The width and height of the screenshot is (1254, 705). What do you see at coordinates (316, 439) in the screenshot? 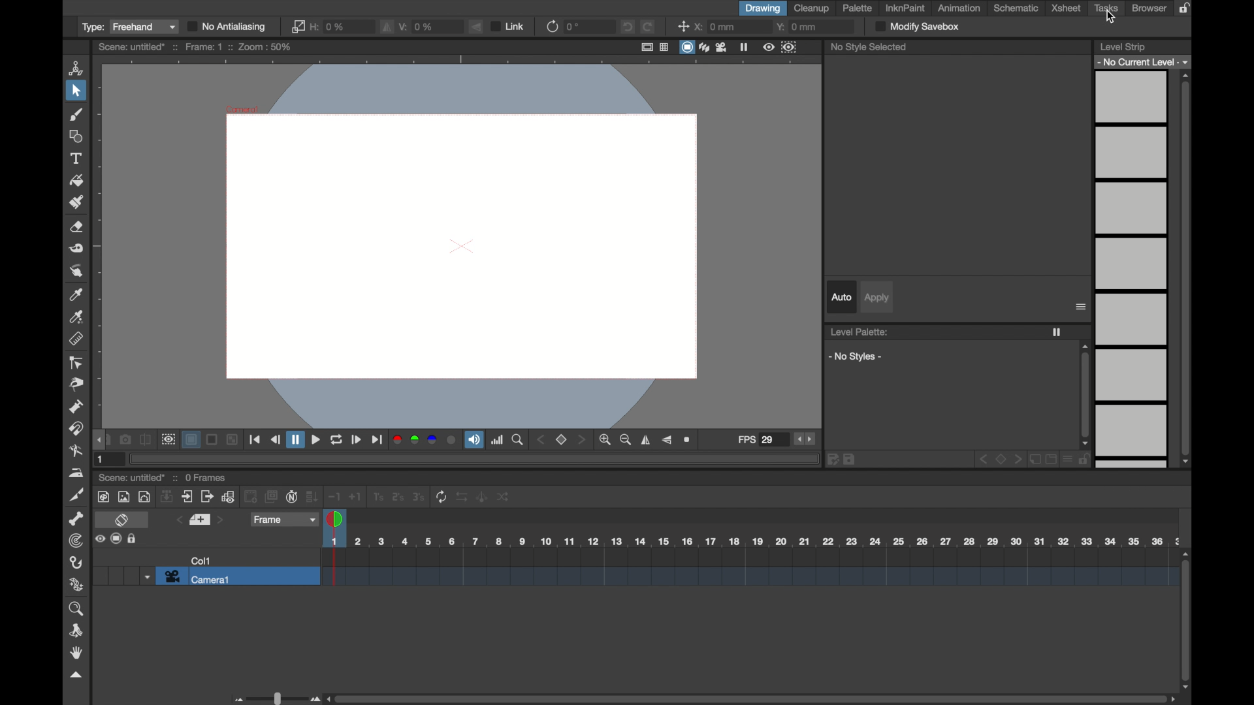
I see `play` at bounding box center [316, 439].